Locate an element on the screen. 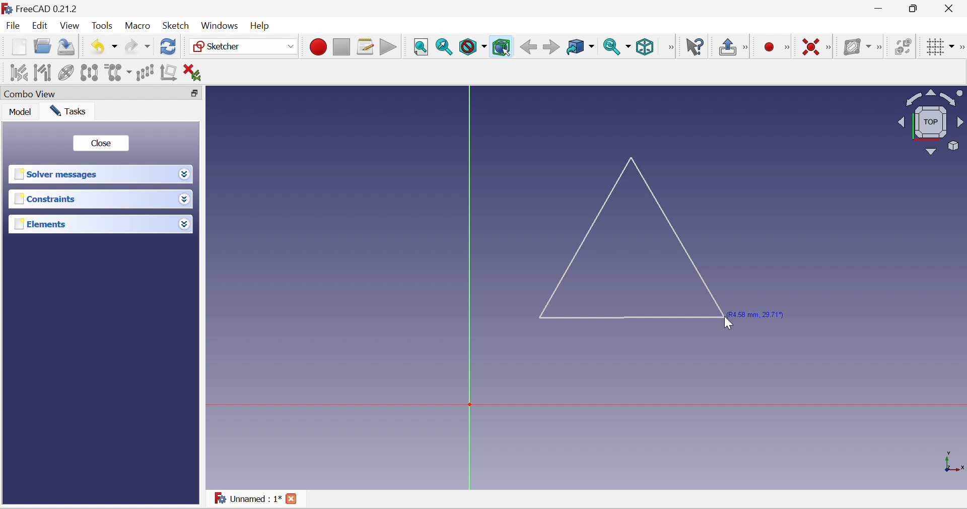 The width and height of the screenshot is (967, 509). New is located at coordinates (19, 47).